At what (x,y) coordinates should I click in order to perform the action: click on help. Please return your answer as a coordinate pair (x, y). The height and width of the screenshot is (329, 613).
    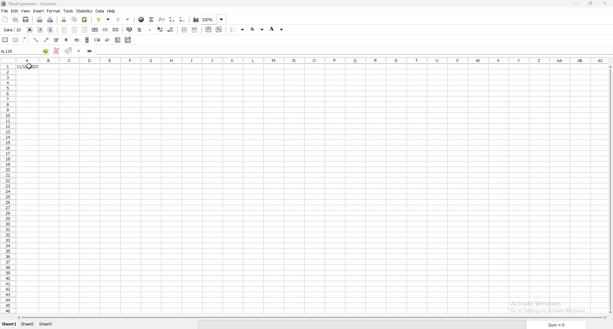
    Looking at the image, I should click on (112, 11).